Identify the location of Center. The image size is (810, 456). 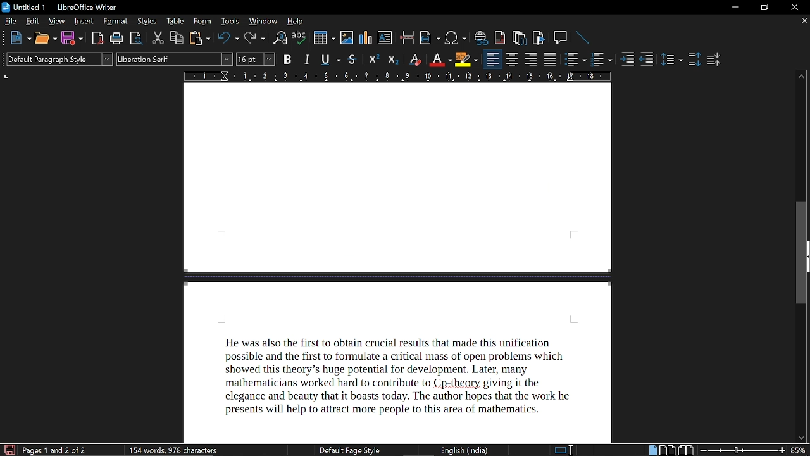
(513, 60).